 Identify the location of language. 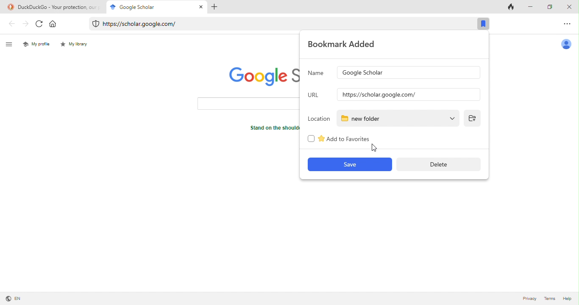
(14, 298).